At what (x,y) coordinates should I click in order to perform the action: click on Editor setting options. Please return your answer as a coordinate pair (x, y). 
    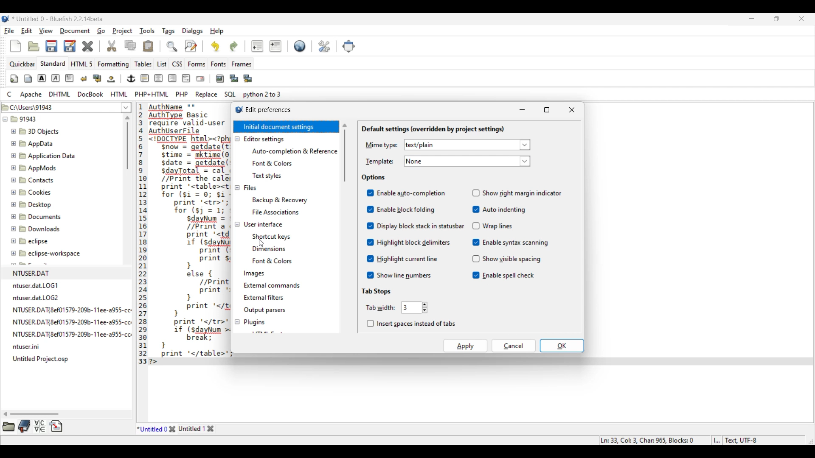
    Looking at the image, I should click on (295, 163).